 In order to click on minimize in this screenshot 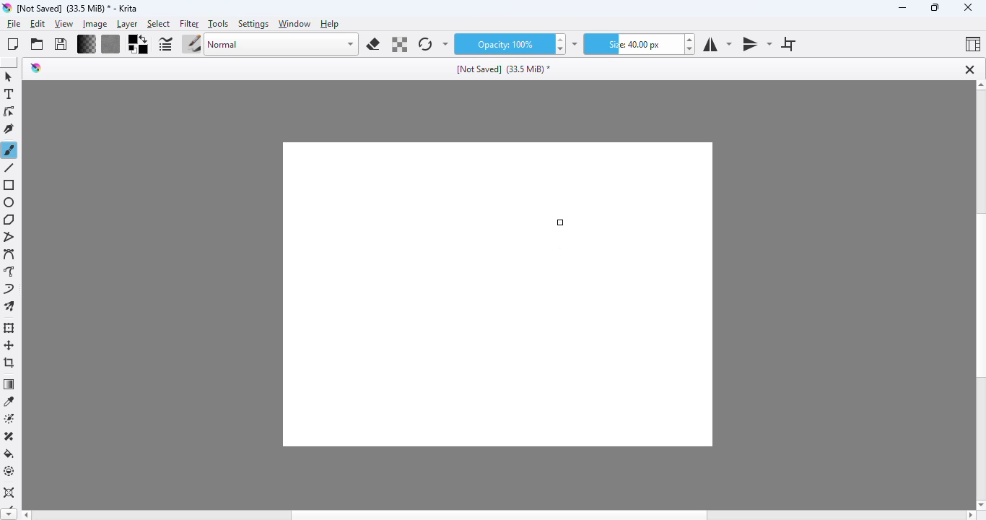, I will do `click(904, 8)`.